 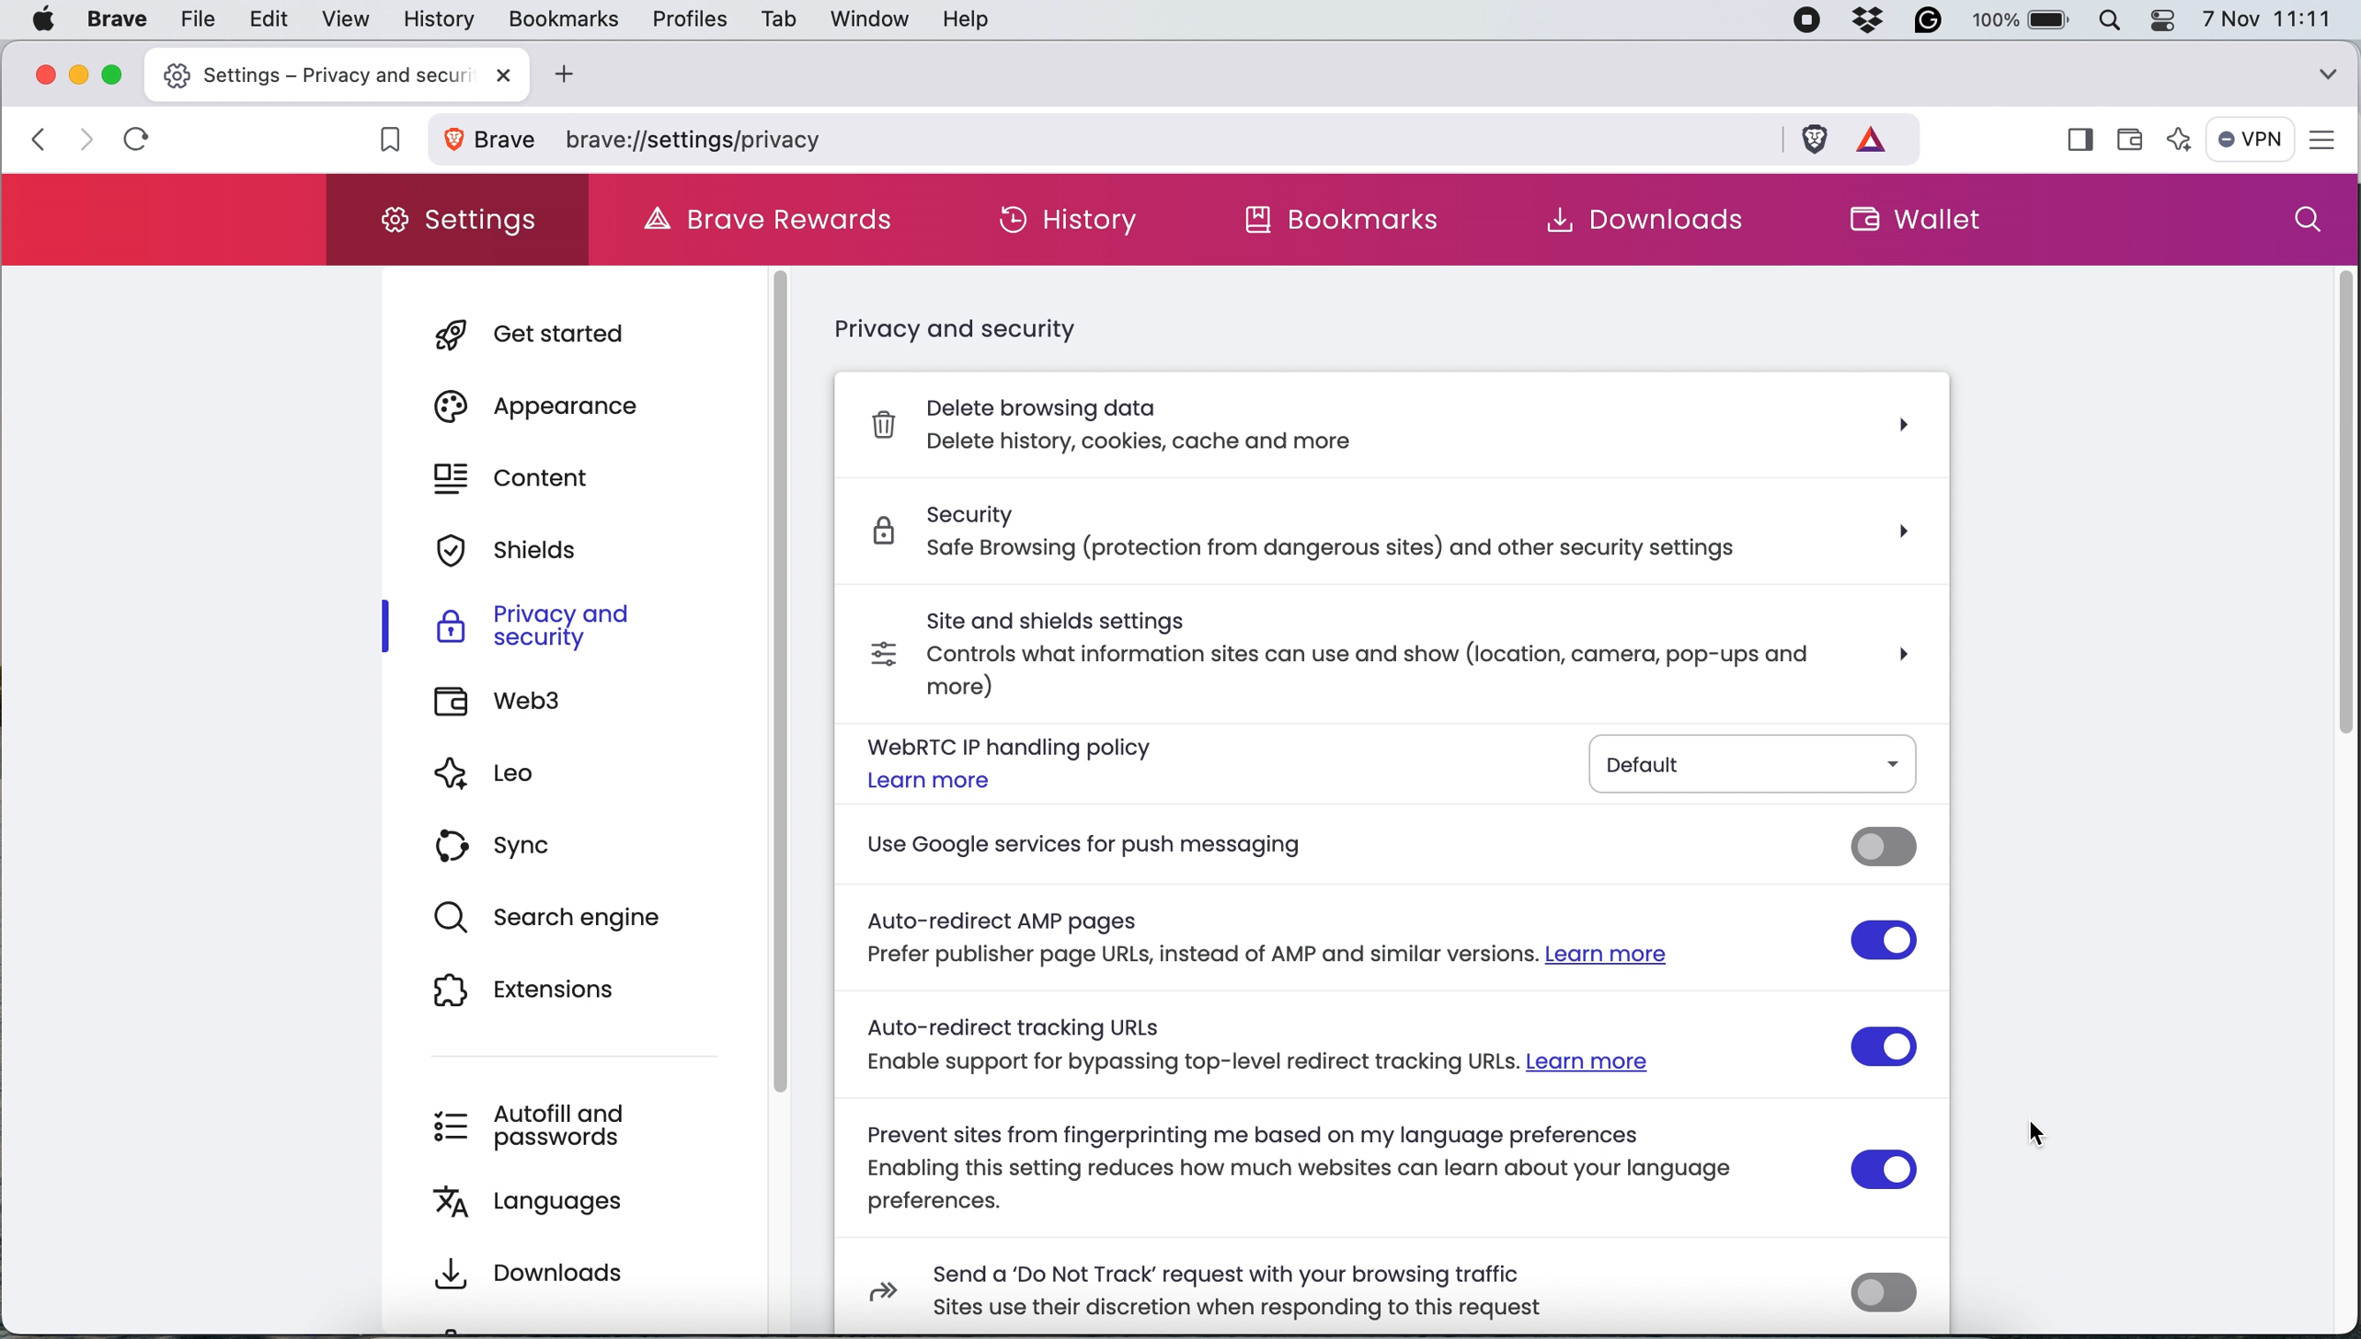 What do you see at coordinates (541, 1125) in the screenshot?
I see `autofill and passwords` at bounding box center [541, 1125].